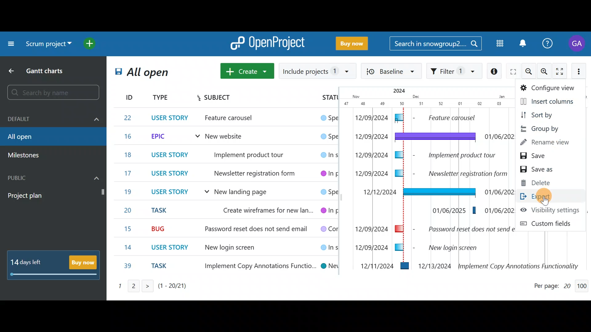 The height and width of the screenshot is (332, 591). What do you see at coordinates (124, 96) in the screenshot?
I see `ID` at bounding box center [124, 96].